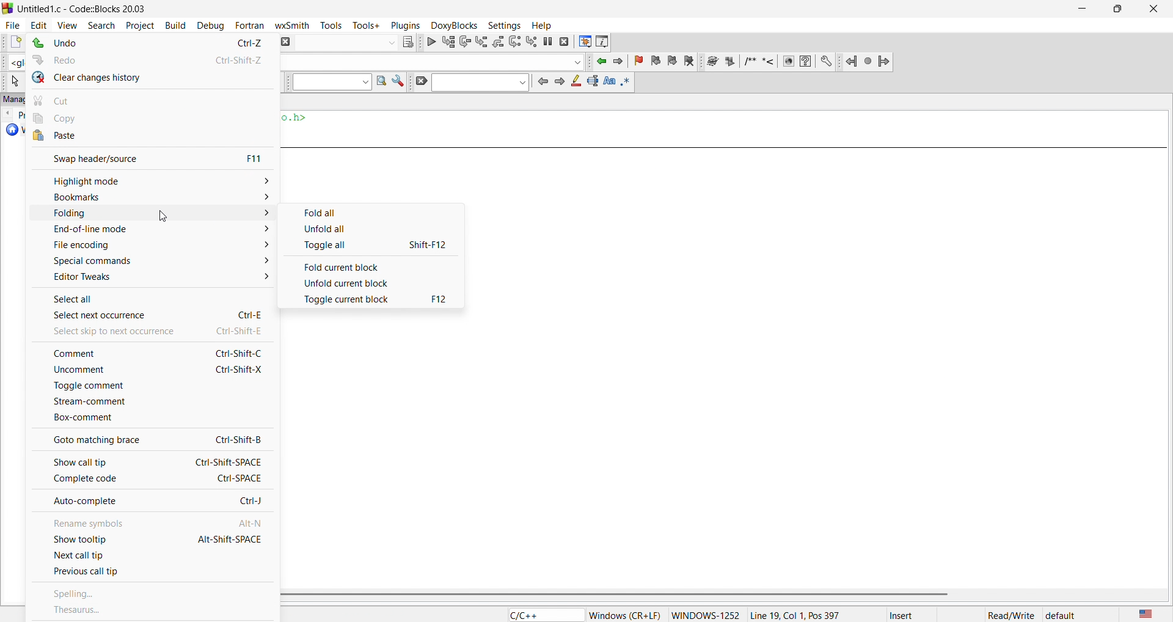 The image size is (1173, 622). What do you see at coordinates (373, 211) in the screenshot?
I see `` at bounding box center [373, 211].